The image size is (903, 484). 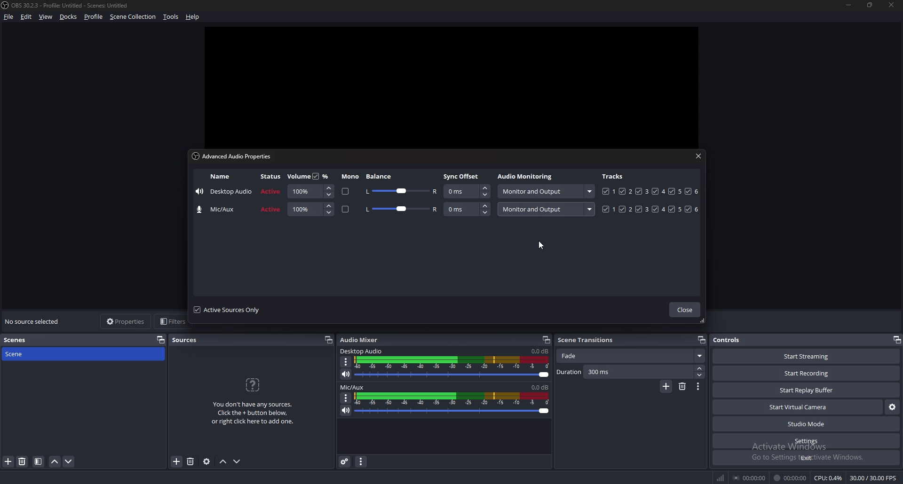 What do you see at coordinates (806, 424) in the screenshot?
I see `studio mode` at bounding box center [806, 424].